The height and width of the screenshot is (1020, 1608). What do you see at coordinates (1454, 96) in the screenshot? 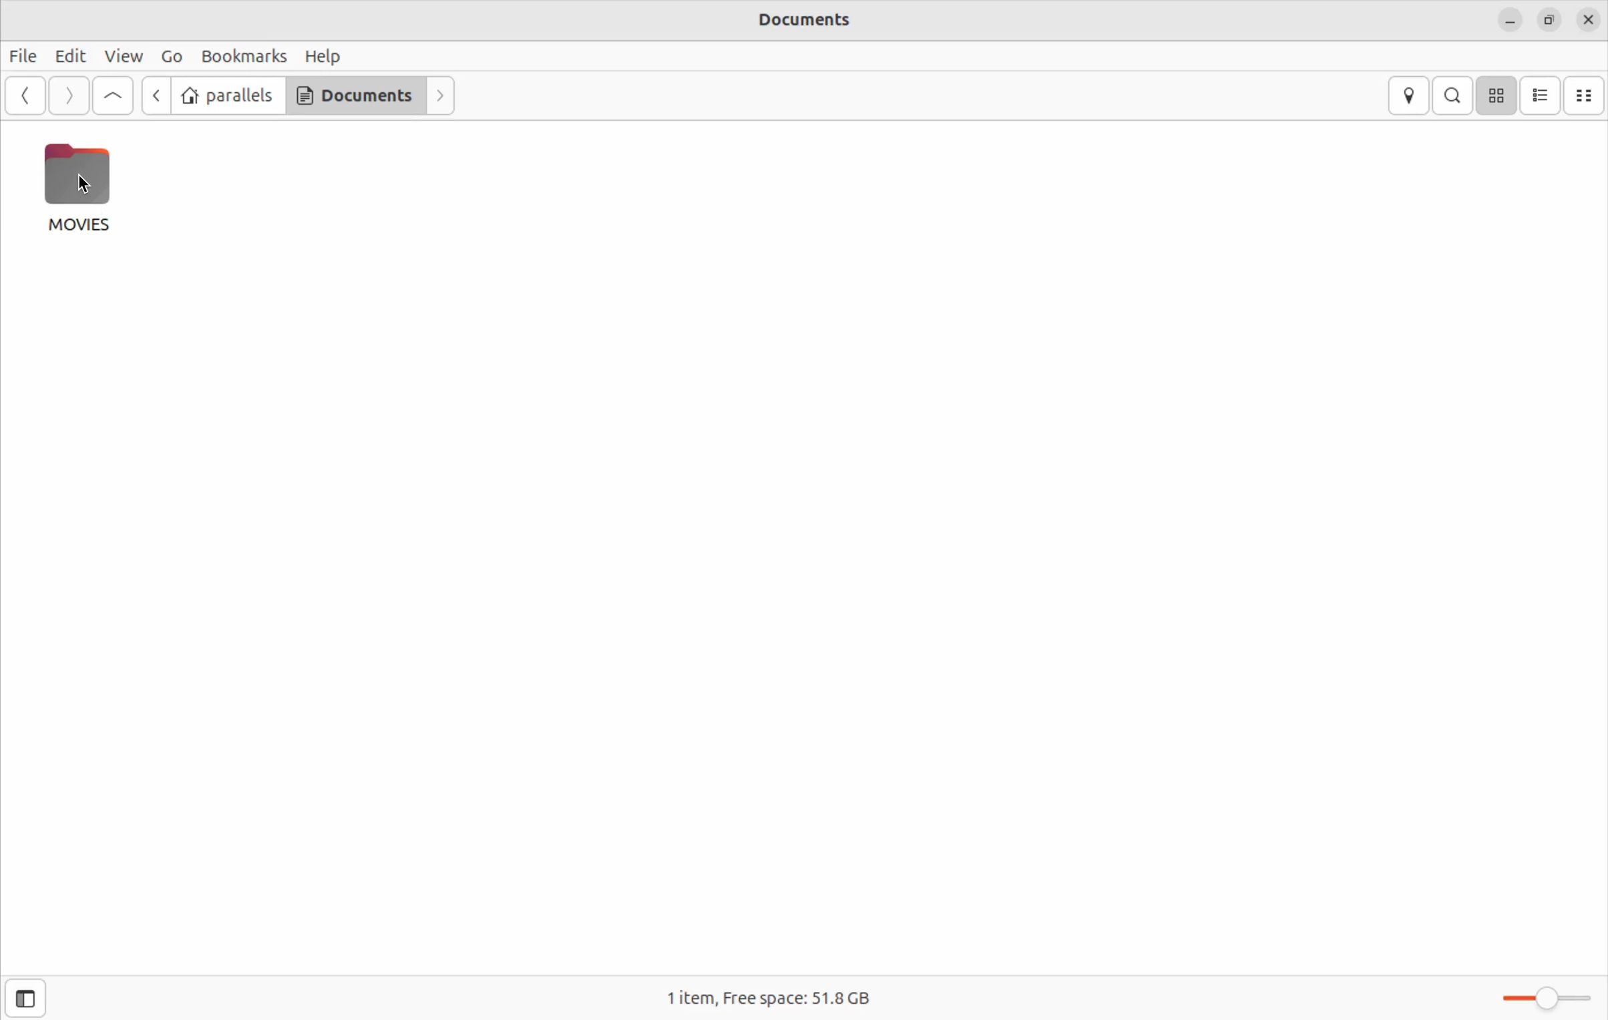
I see `Search` at bounding box center [1454, 96].